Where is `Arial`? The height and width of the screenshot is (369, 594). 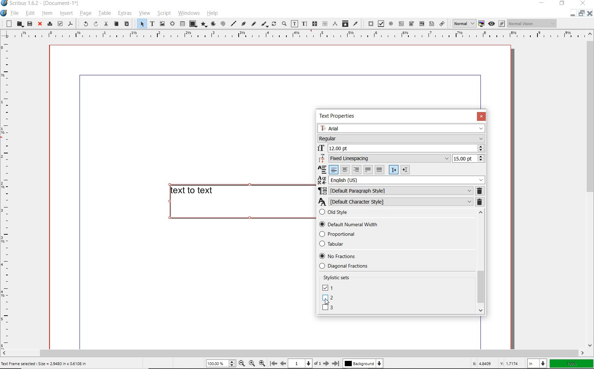
Arial is located at coordinates (401, 128).